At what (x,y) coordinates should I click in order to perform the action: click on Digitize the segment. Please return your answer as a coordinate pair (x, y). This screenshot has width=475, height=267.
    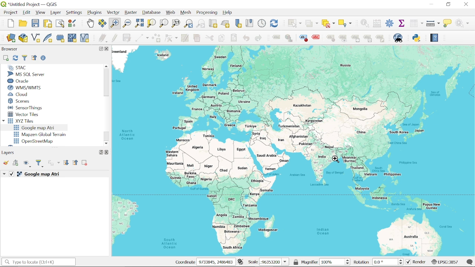
    Looking at the image, I should click on (141, 39).